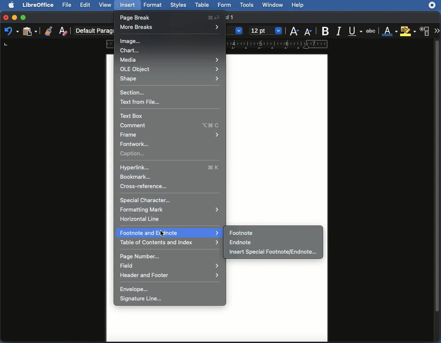 The image size is (441, 343). What do you see at coordinates (95, 29) in the screenshot?
I see `Paragraph style` at bounding box center [95, 29].